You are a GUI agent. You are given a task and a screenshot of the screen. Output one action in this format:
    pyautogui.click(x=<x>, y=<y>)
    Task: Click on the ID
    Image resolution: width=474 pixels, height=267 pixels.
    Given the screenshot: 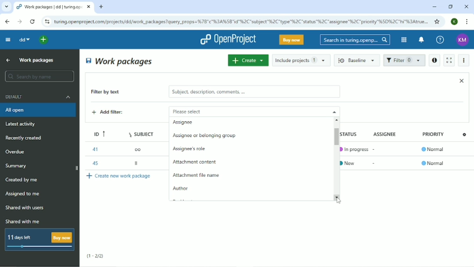 What is the action you would take?
    pyautogui.click(x=97, y=133)
    